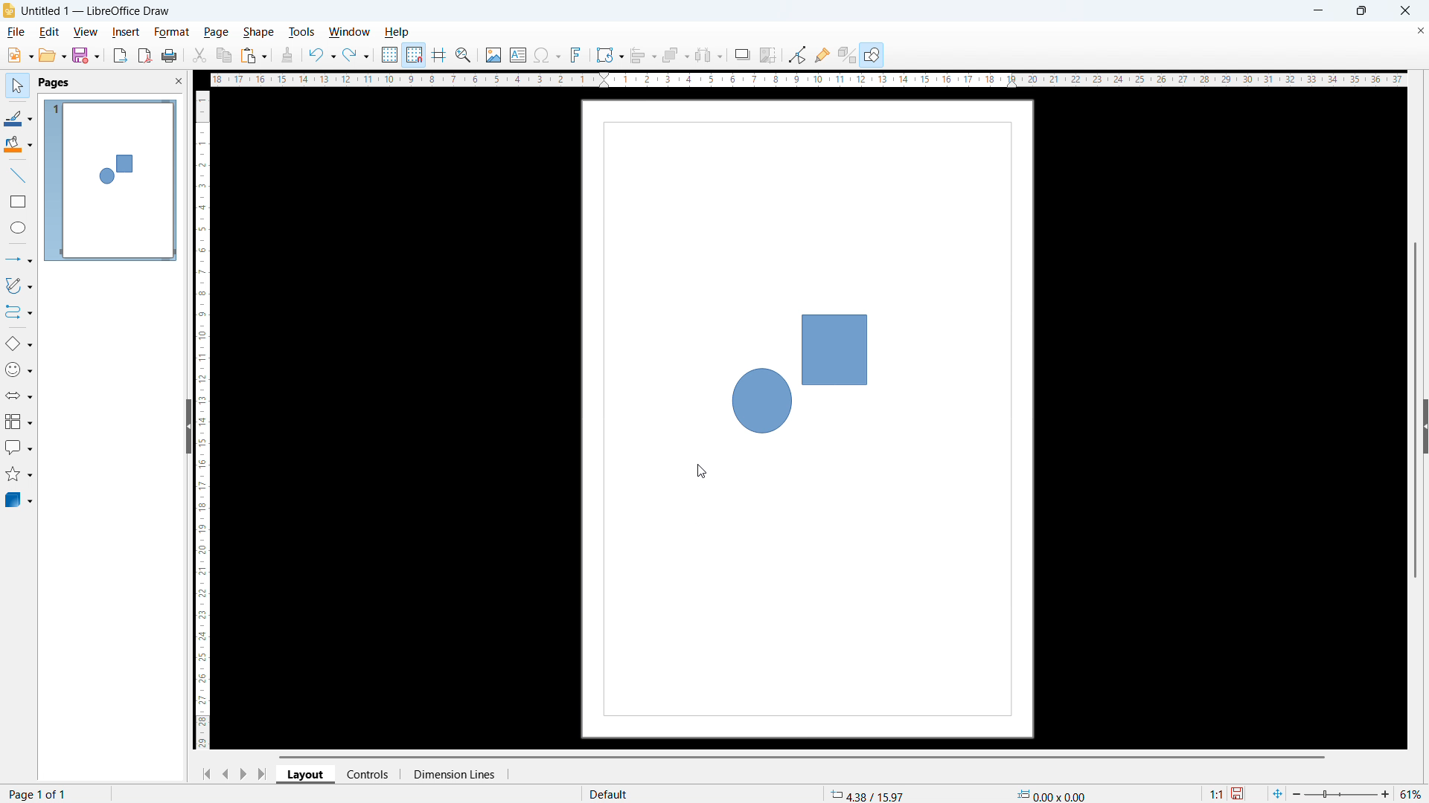 This screenshot has height=803, width=1429. Describe the element at coordinates (642, 56) in the screenshot. I see `align` at that location.